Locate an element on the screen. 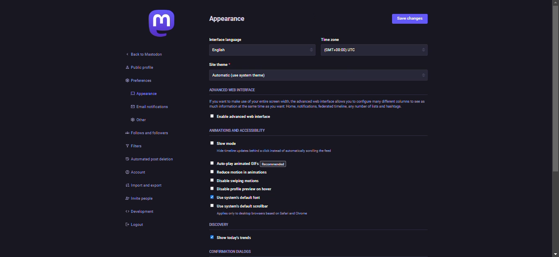 The height and width of the screenshot is (257, 559). enable advanced web interface is located at coordinates (247, 117).